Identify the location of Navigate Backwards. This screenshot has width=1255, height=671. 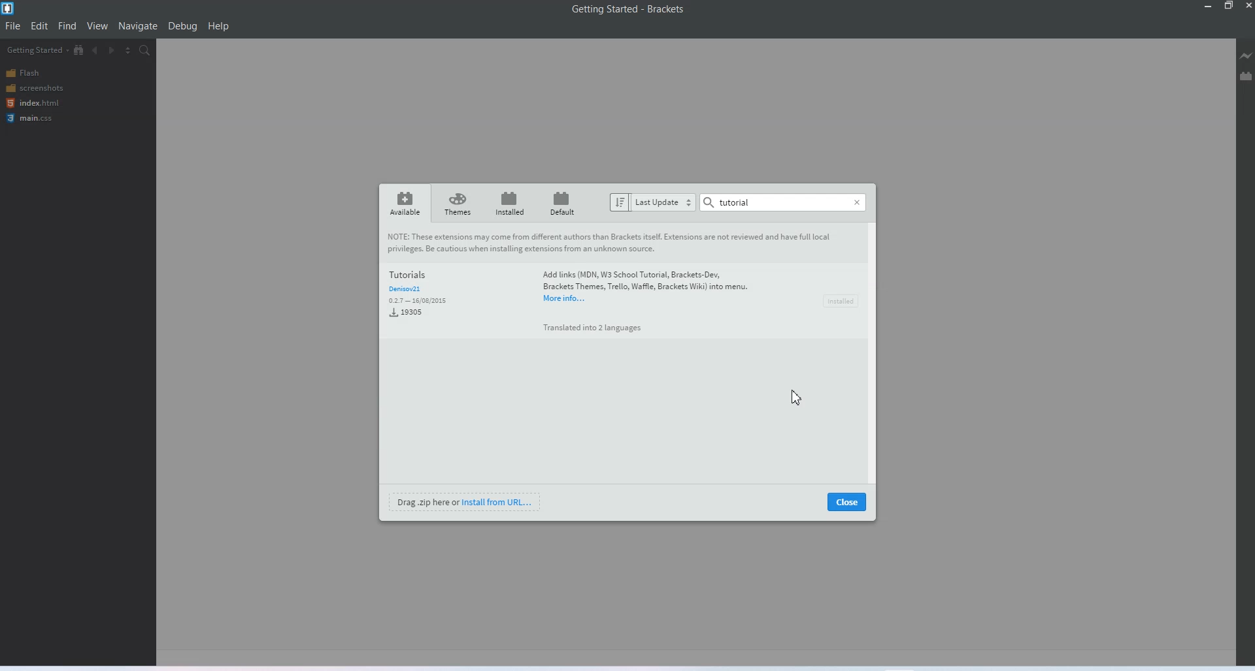
(97, 50).